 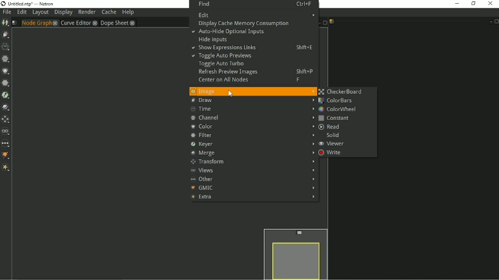 I want to click on Color, so click(x=250, y=126).